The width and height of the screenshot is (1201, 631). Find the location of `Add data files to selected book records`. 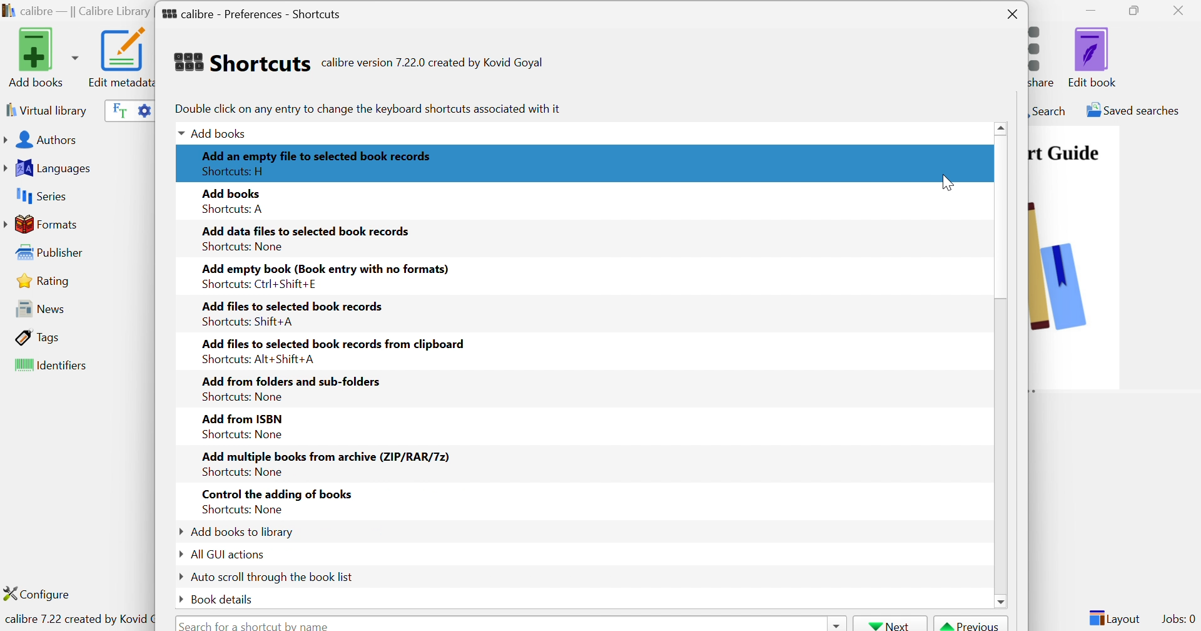

Add data files to selected book records is located at coordinates (308, 231).